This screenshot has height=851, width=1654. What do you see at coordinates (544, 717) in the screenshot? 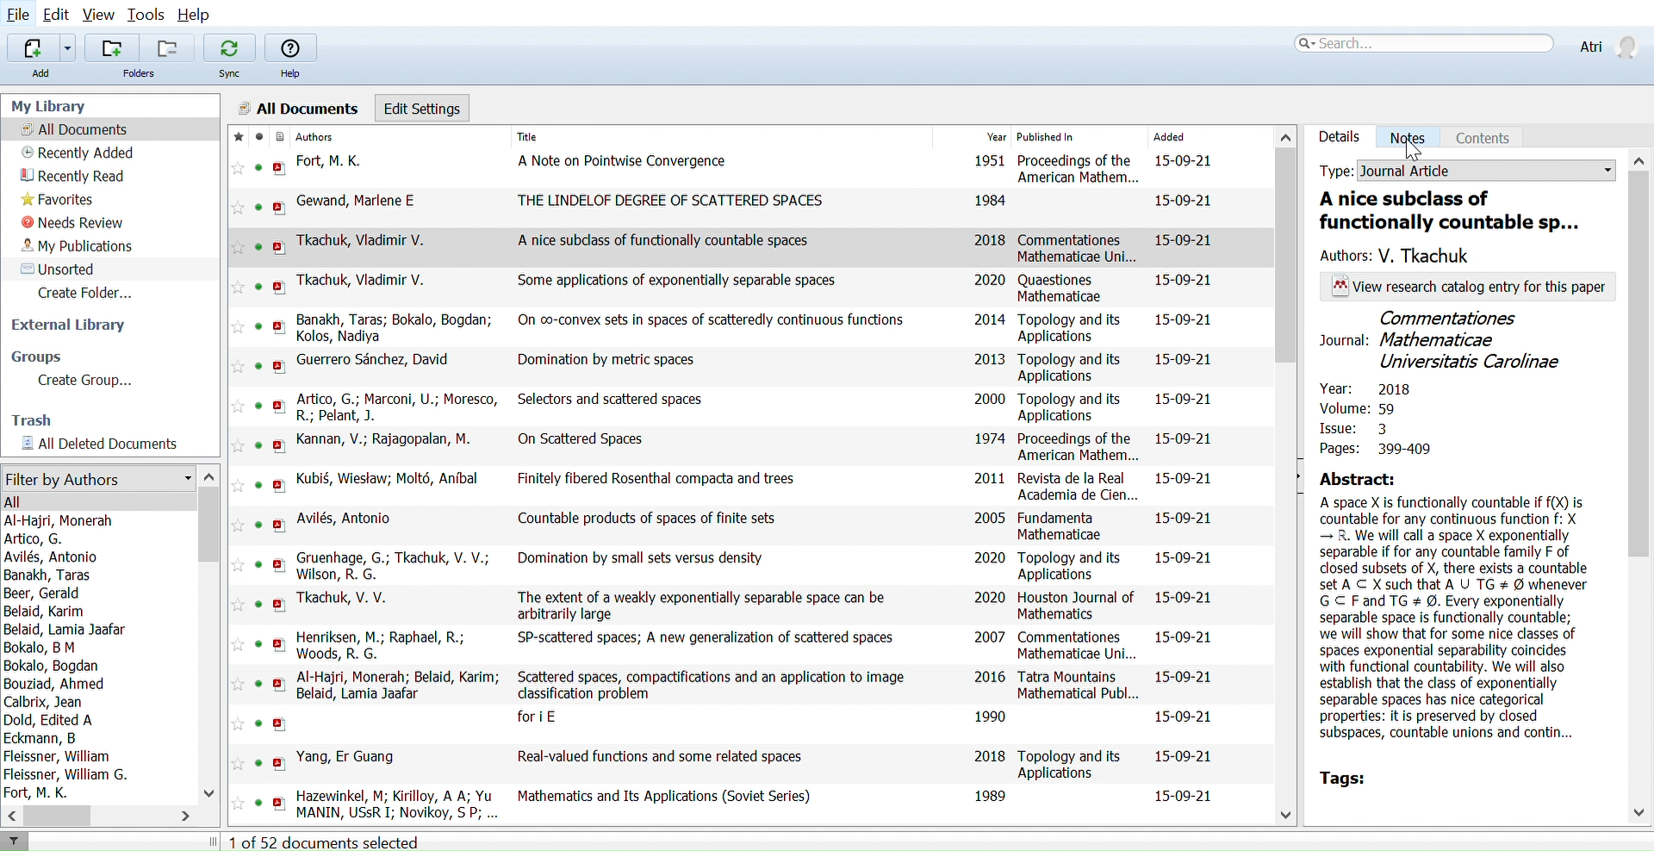
I see `fori E` at bounding box center [544, 717].